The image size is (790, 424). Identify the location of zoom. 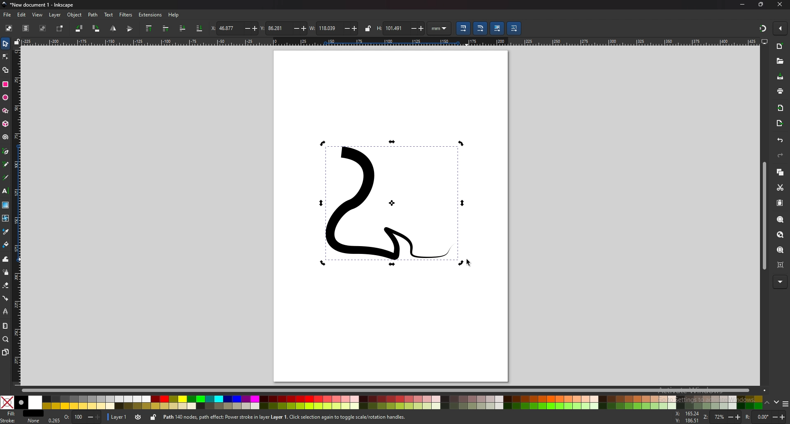
(5, 339).